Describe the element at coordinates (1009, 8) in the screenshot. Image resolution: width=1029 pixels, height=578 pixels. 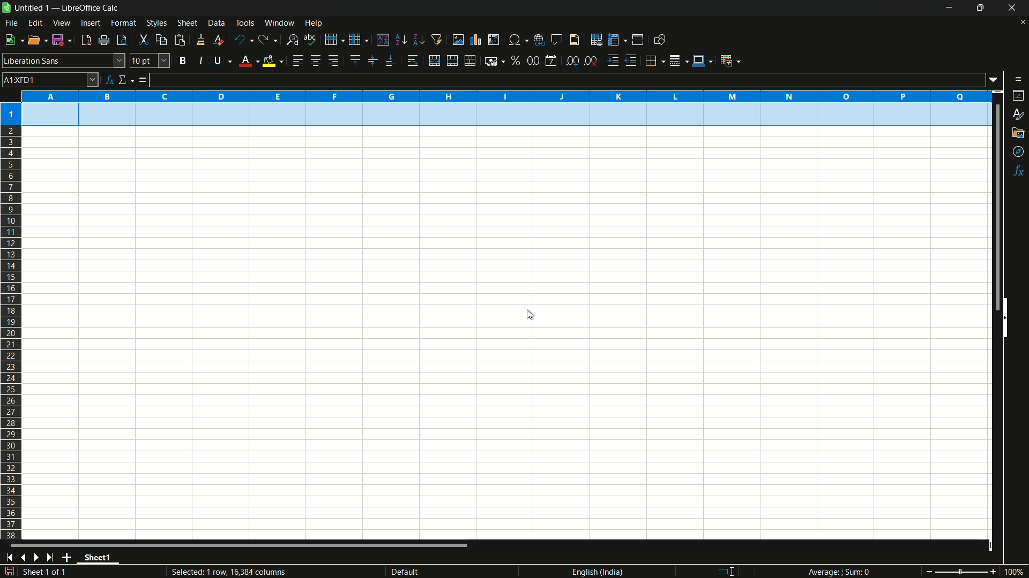
I see `close app` at that location.